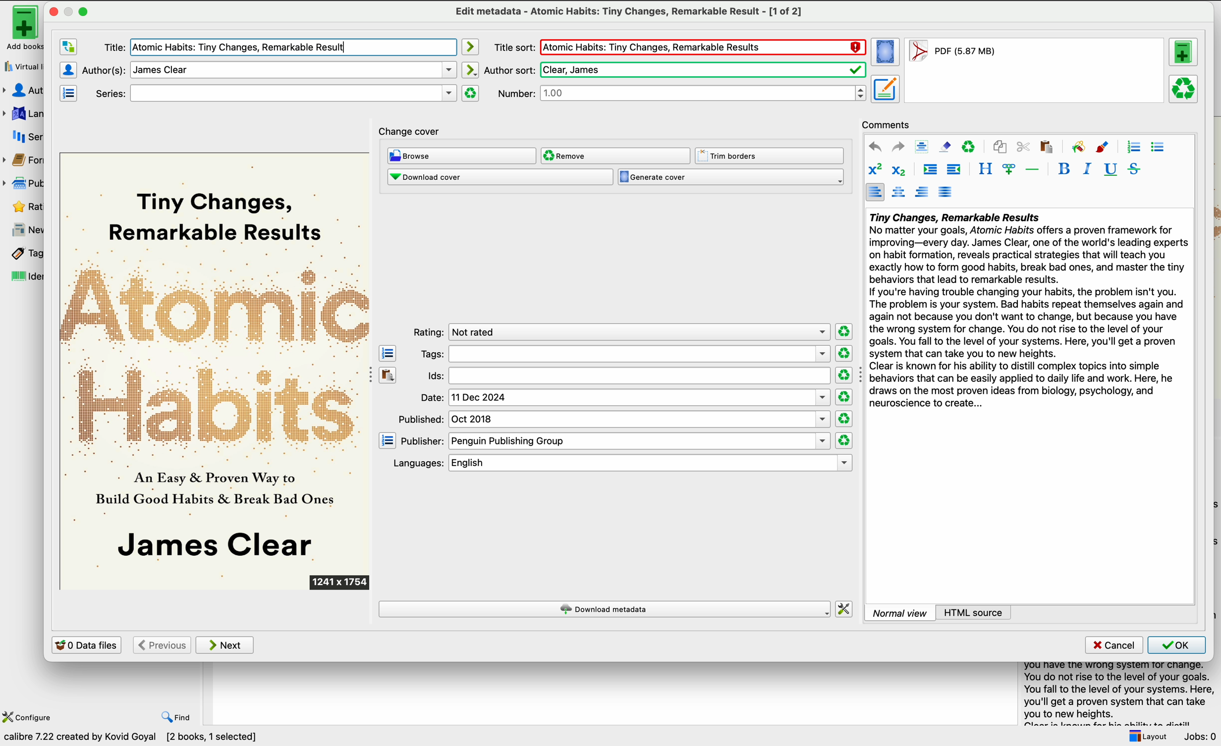 Image resolution: width=1221 pixels, height=746 pixels. I want to click on undo, so click(875, 147).